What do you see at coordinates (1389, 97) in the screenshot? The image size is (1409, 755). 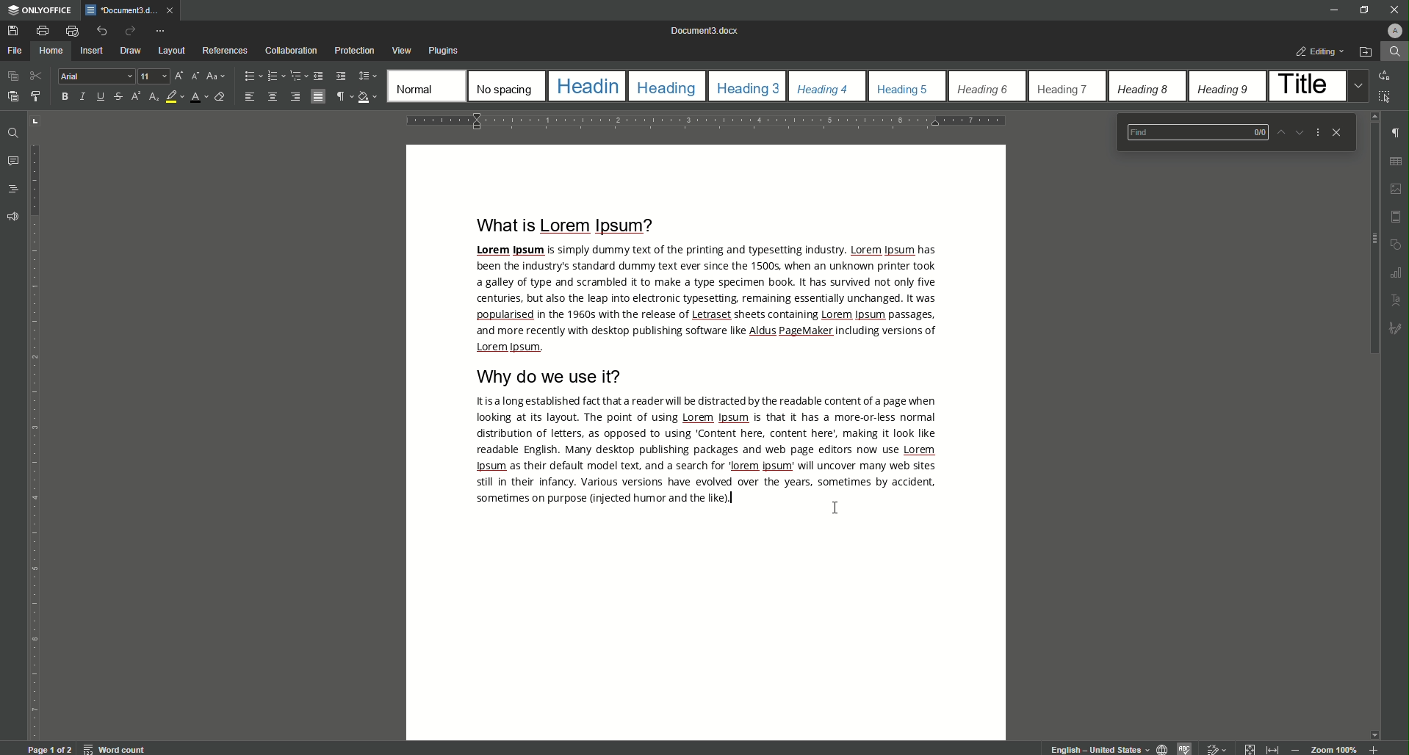 I see `Select` at bounding box center [1389, 97].